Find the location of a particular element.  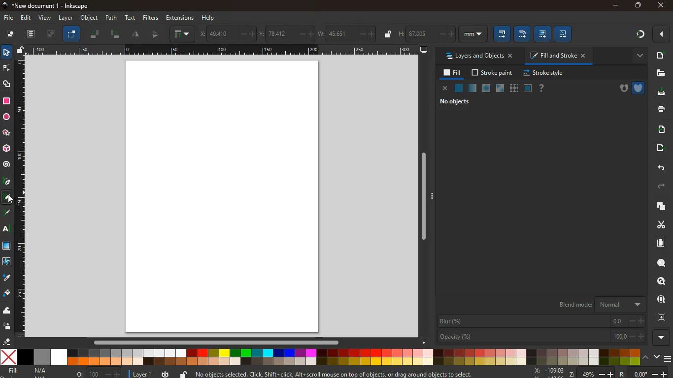

opacity is located at coordinates (487, 89).